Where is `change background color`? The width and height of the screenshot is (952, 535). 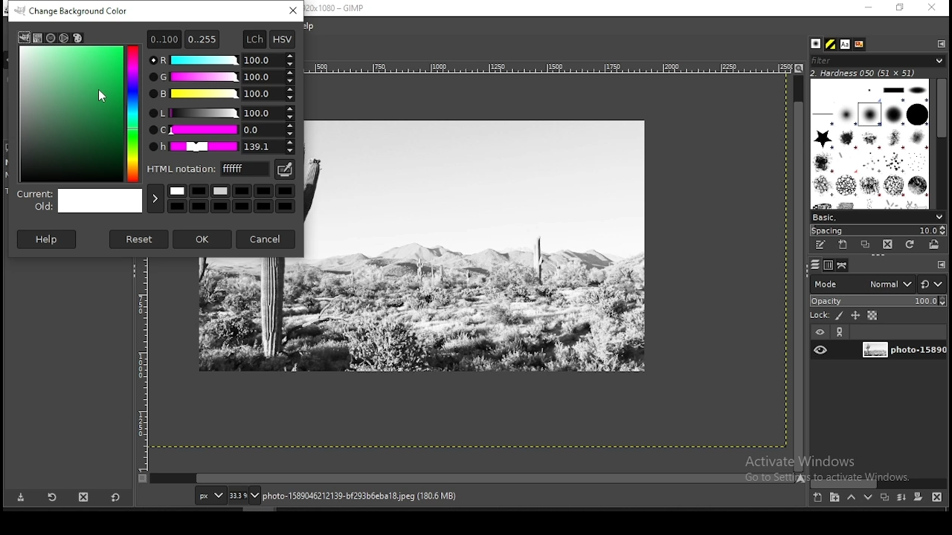
change background color is located at coordinates (76, 11).